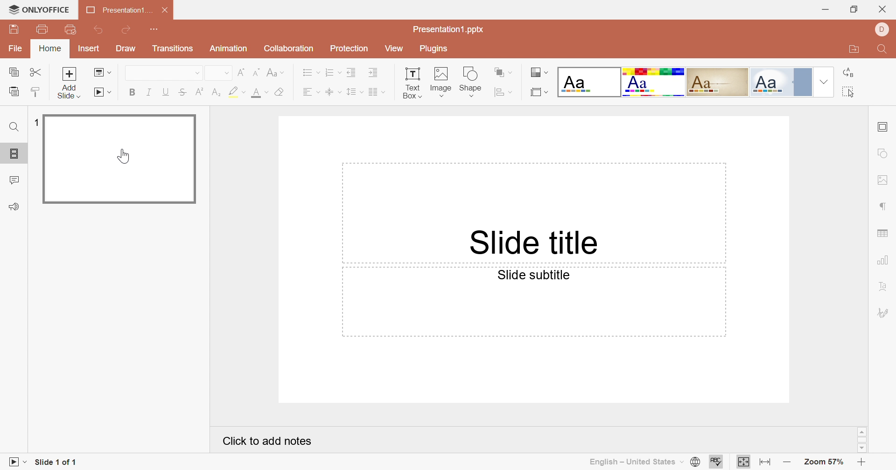  Describe the element at coordinates (100, 29) in the screenshot. I see `Undo` at that location.